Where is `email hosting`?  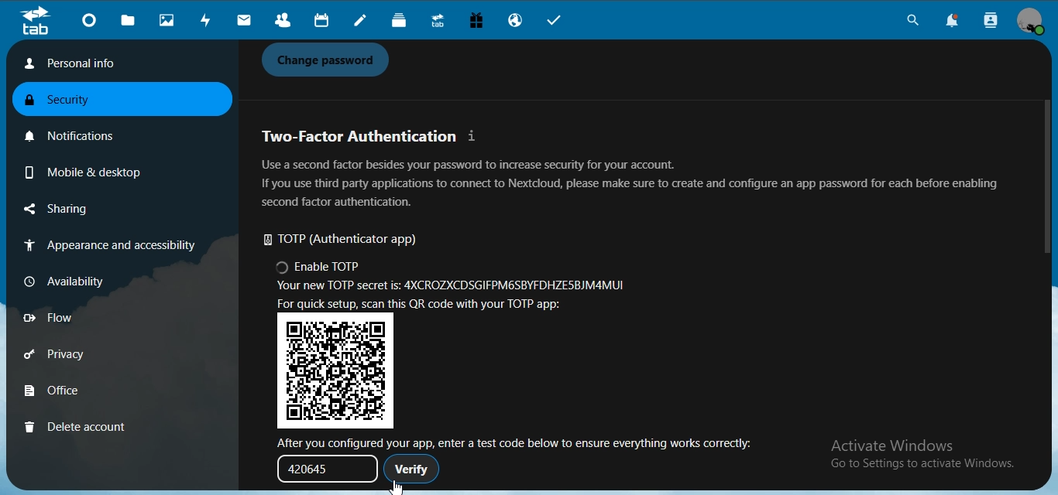
email hosting is located at coordinates (517, 22).